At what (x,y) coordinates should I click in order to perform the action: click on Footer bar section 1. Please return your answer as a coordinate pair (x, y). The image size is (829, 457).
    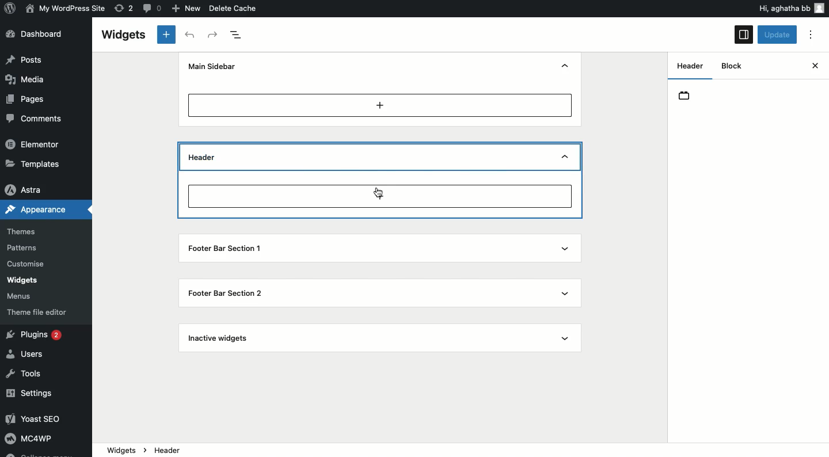
    Looking at the image, I should click on (229, 247).